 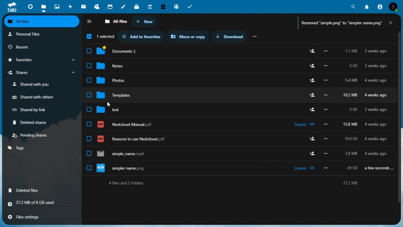 What do you see at coordinates (176, 6) in the screenshot?
I see `email hosting` at bounding box center [176, 6].